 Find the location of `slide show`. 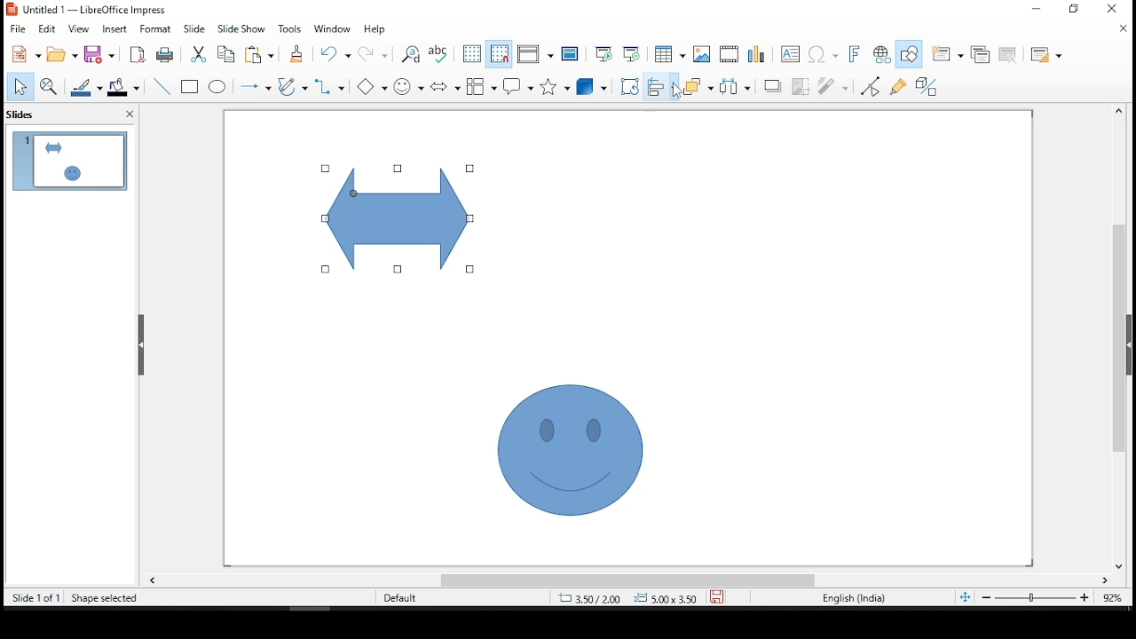

slide show is located at coordinates (244, 29).